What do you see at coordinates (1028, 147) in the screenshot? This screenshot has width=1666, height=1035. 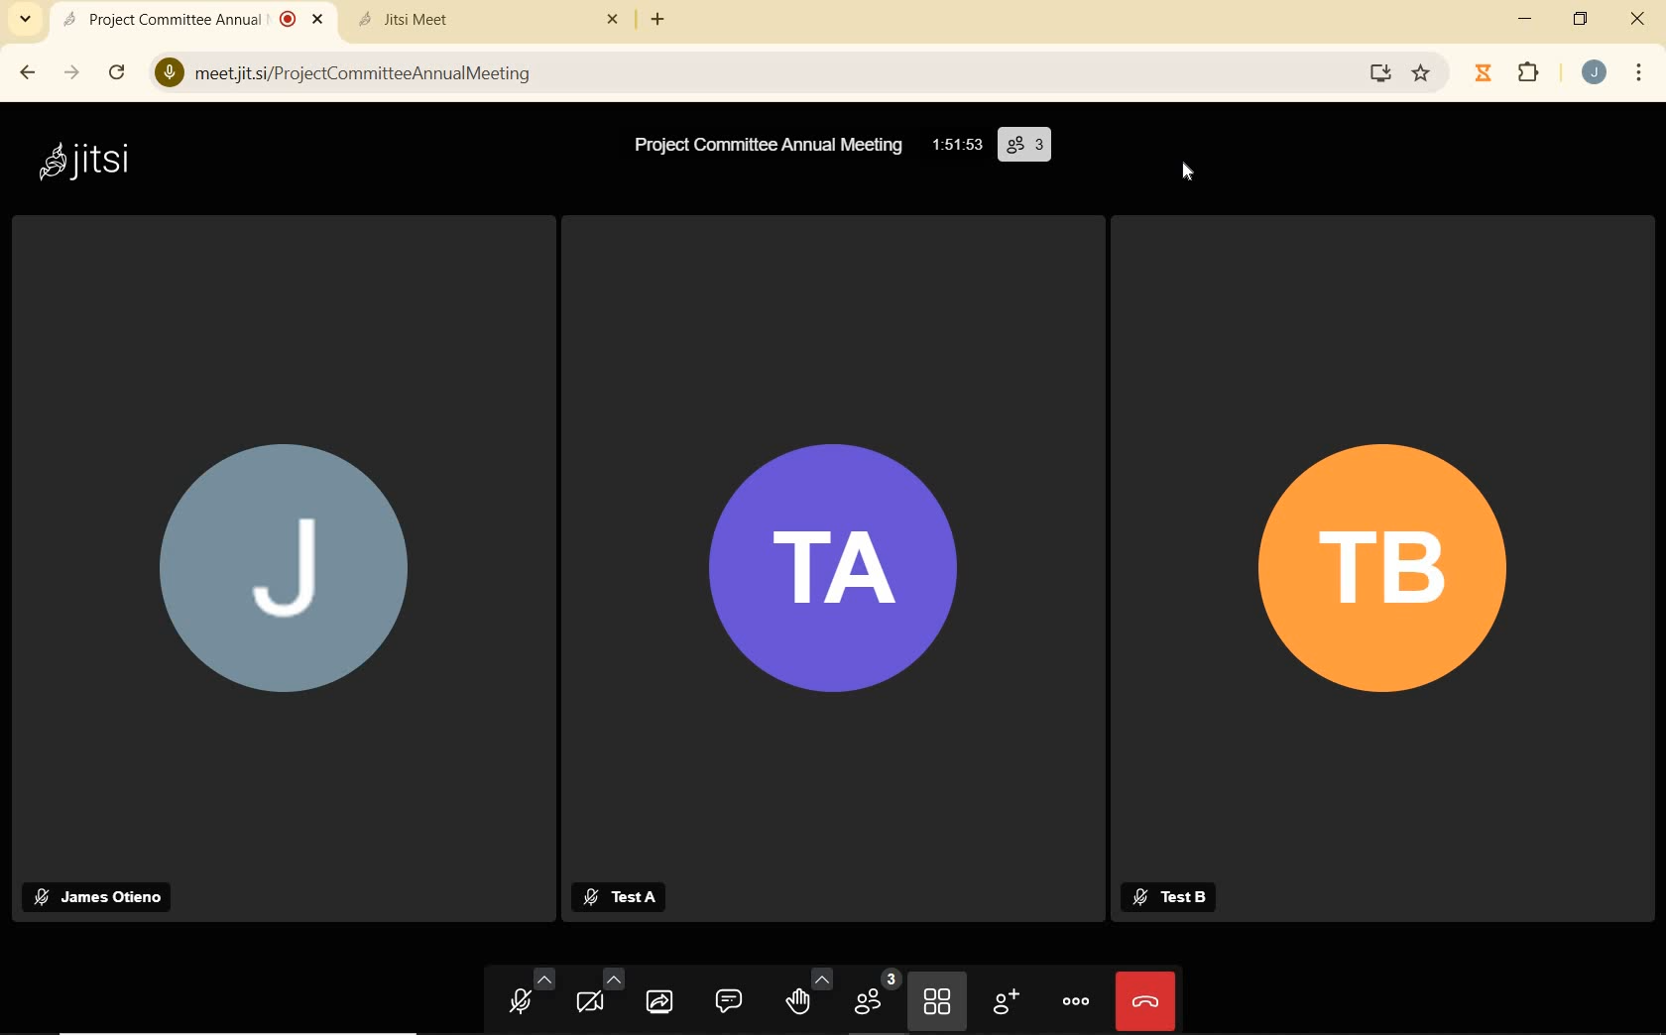 I see `participants (3)` at bounding box center [1028, 147].